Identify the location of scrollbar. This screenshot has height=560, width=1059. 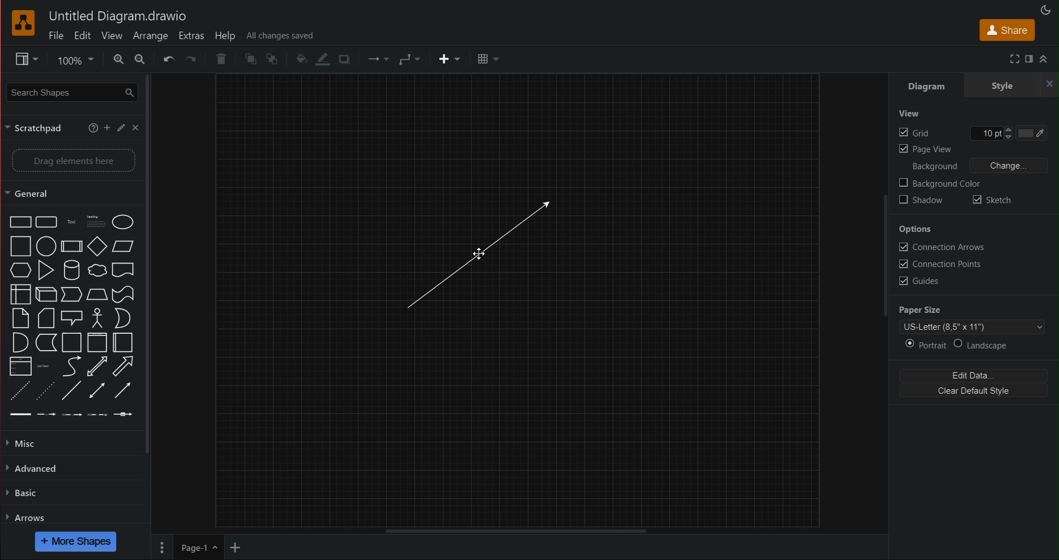
(152, 264).